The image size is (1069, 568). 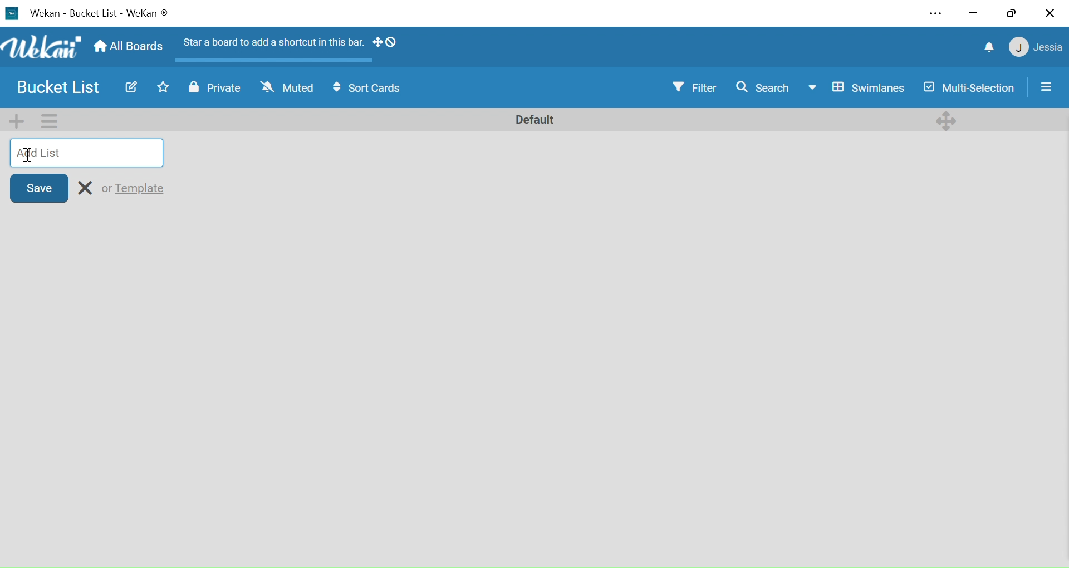 I want to click on Sort cards, so click(x=370, y=90).